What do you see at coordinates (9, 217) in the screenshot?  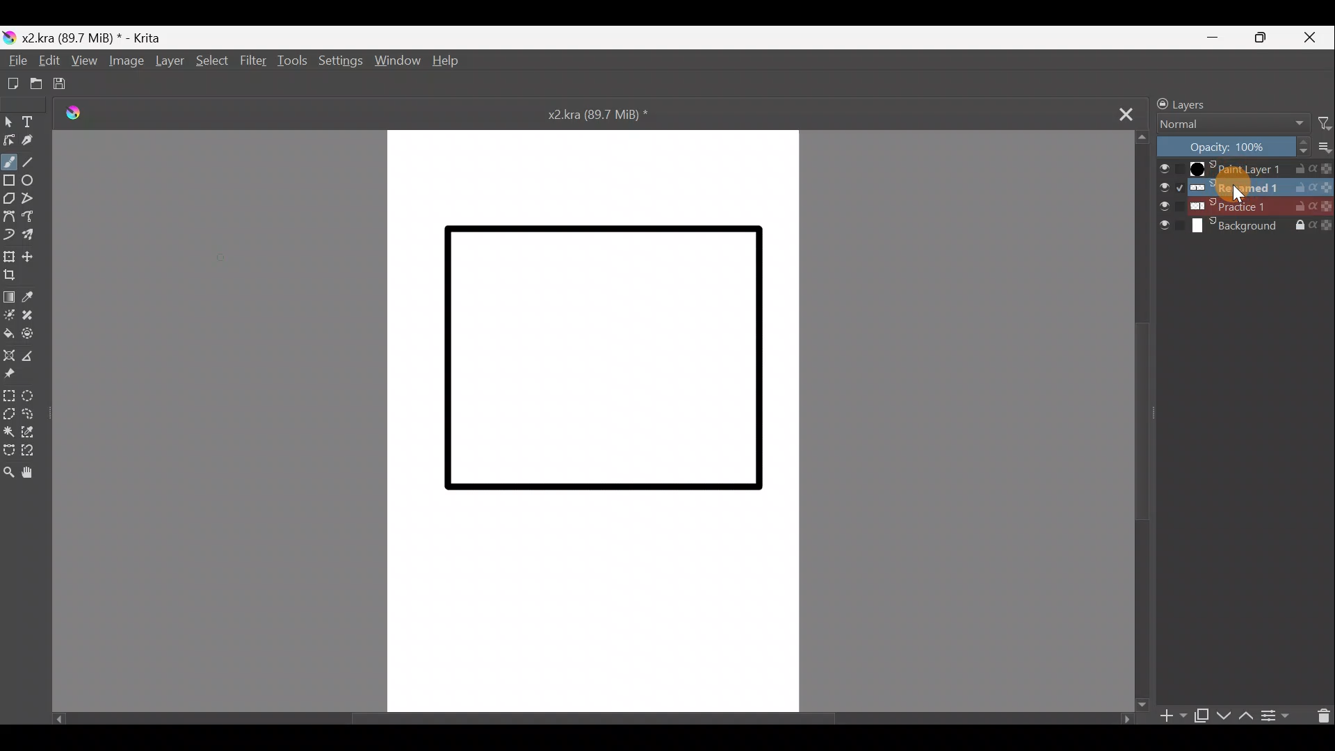 I see `Bezier curve tool` at bounding box center [9, 217].